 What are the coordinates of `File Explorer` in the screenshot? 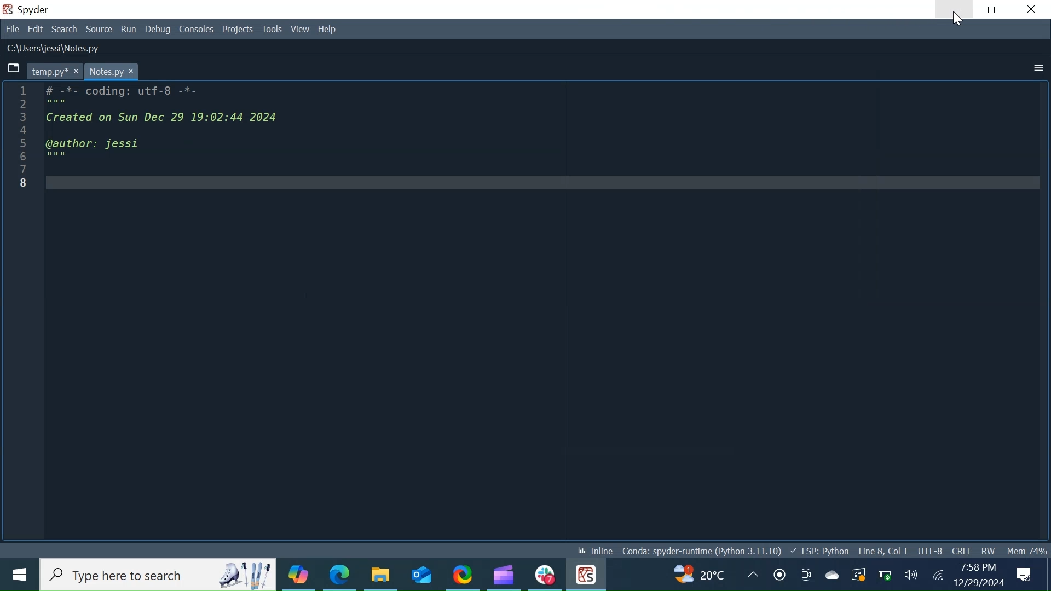 It's located at (380, 573).